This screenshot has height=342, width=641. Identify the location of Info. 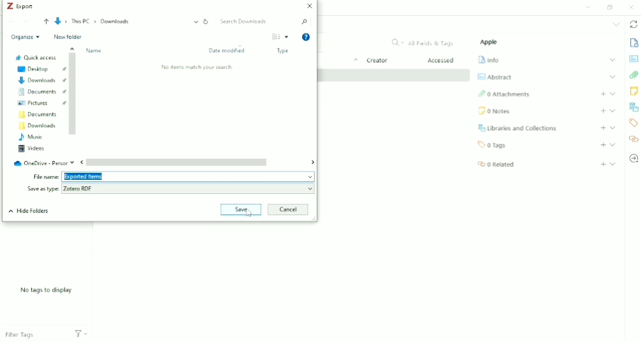
(634, 43).